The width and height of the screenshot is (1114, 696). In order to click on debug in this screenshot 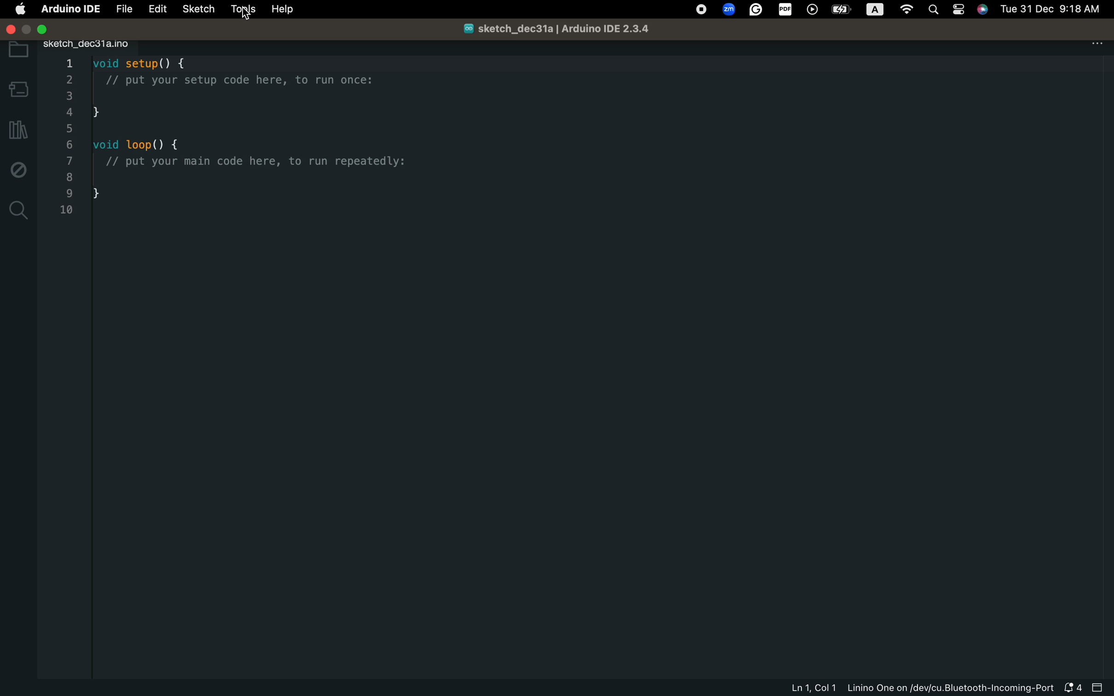, I will do `click(19, 169)`.